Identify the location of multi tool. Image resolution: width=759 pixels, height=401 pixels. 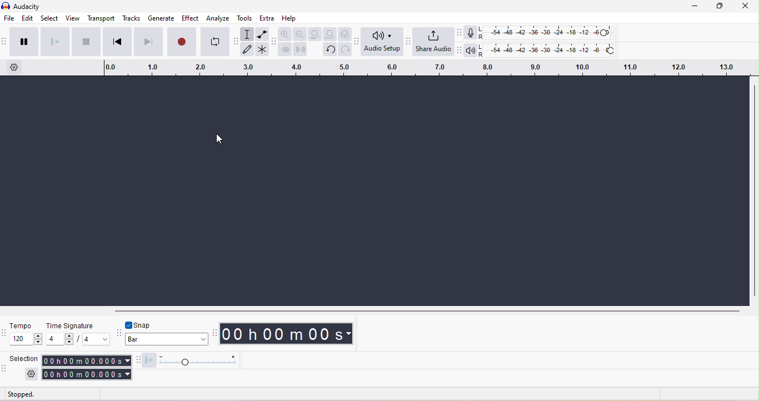
(263, 49).